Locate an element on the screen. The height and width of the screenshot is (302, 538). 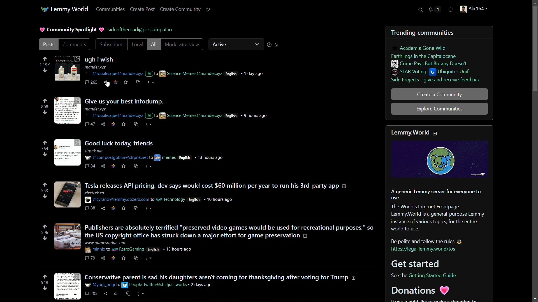
save is located at coordinates (117, 295).